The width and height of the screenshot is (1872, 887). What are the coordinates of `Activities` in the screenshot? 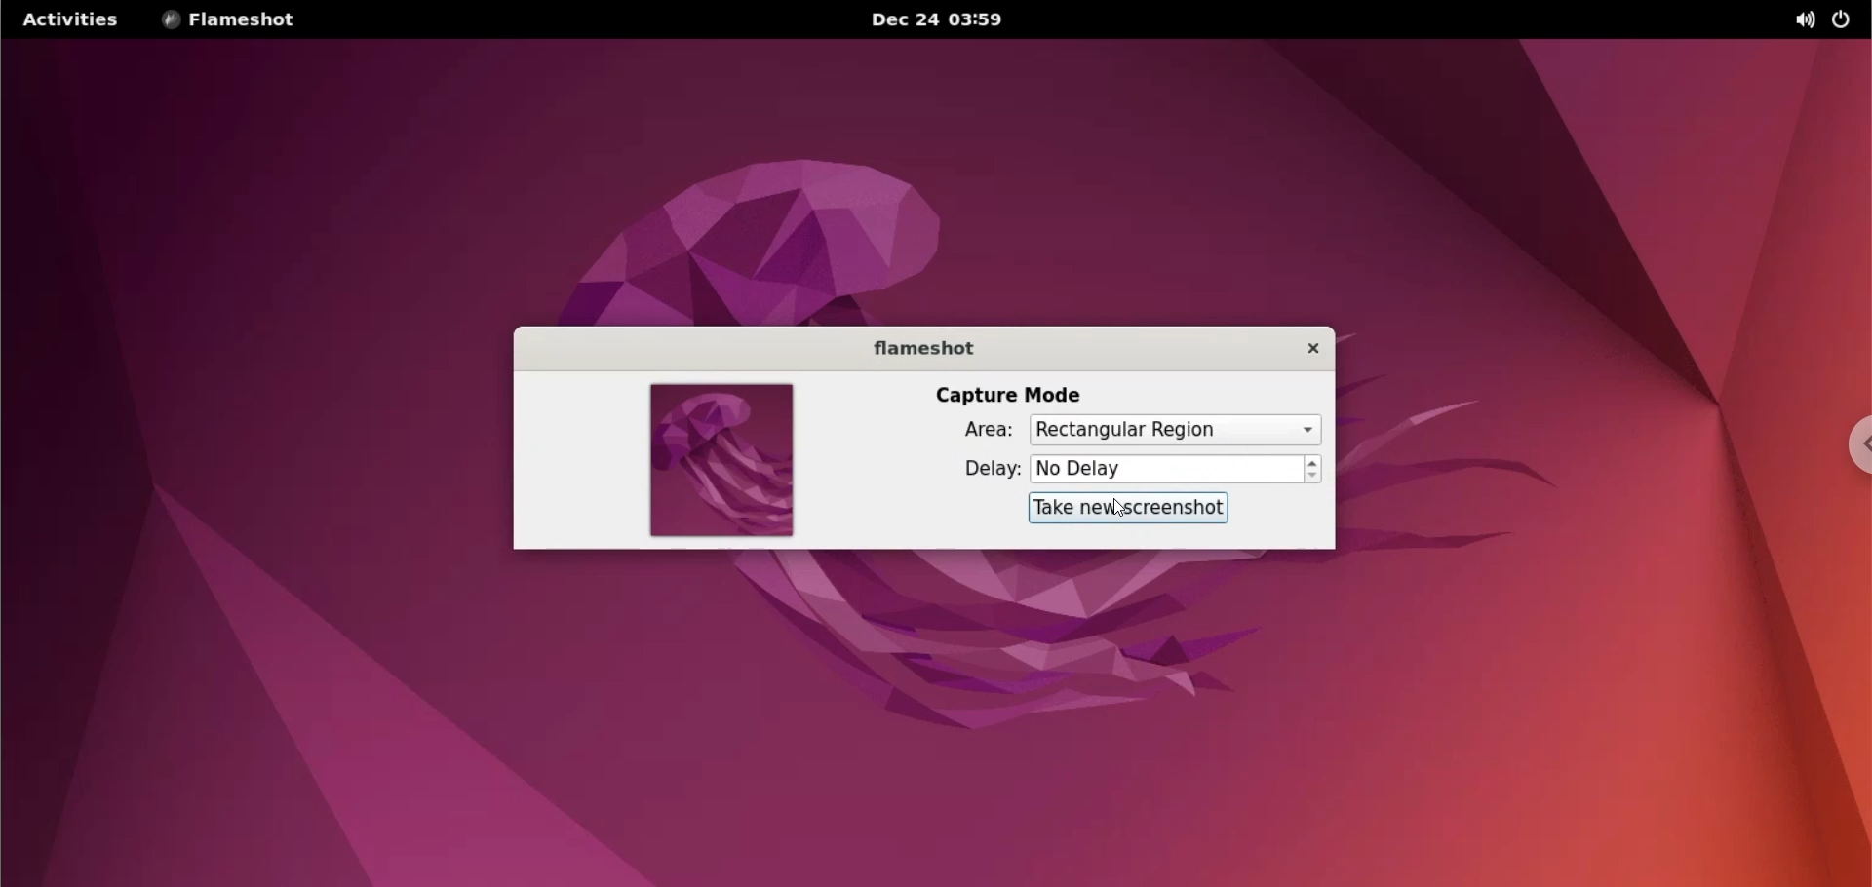 It's located at (68, 20).